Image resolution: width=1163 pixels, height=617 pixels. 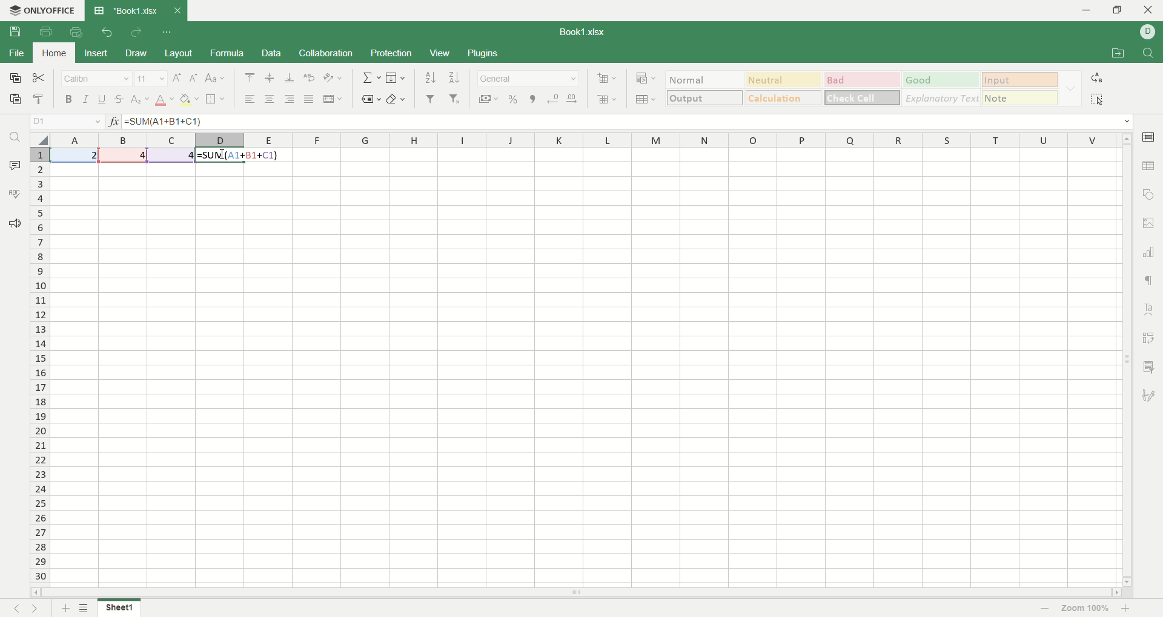 I want to click on font color, so click(x=163, y=101).